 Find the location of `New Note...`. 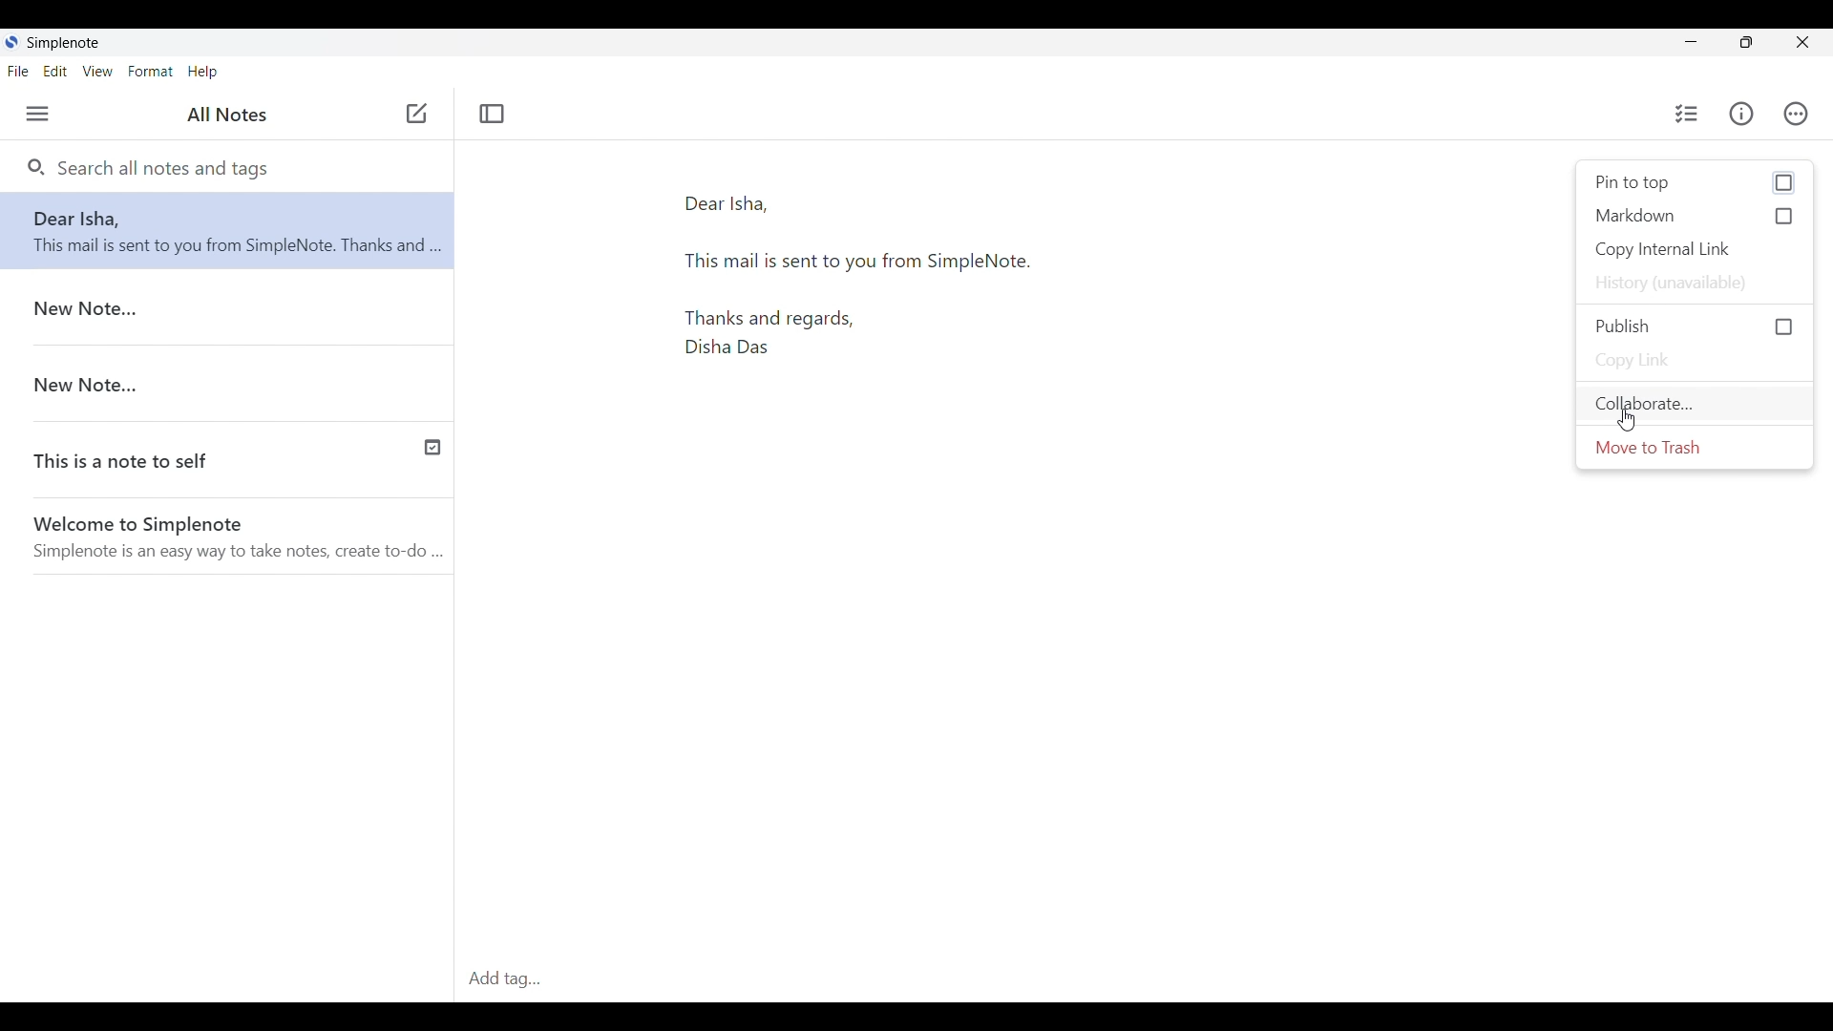

New Note... is located at coordinates (239, 378).